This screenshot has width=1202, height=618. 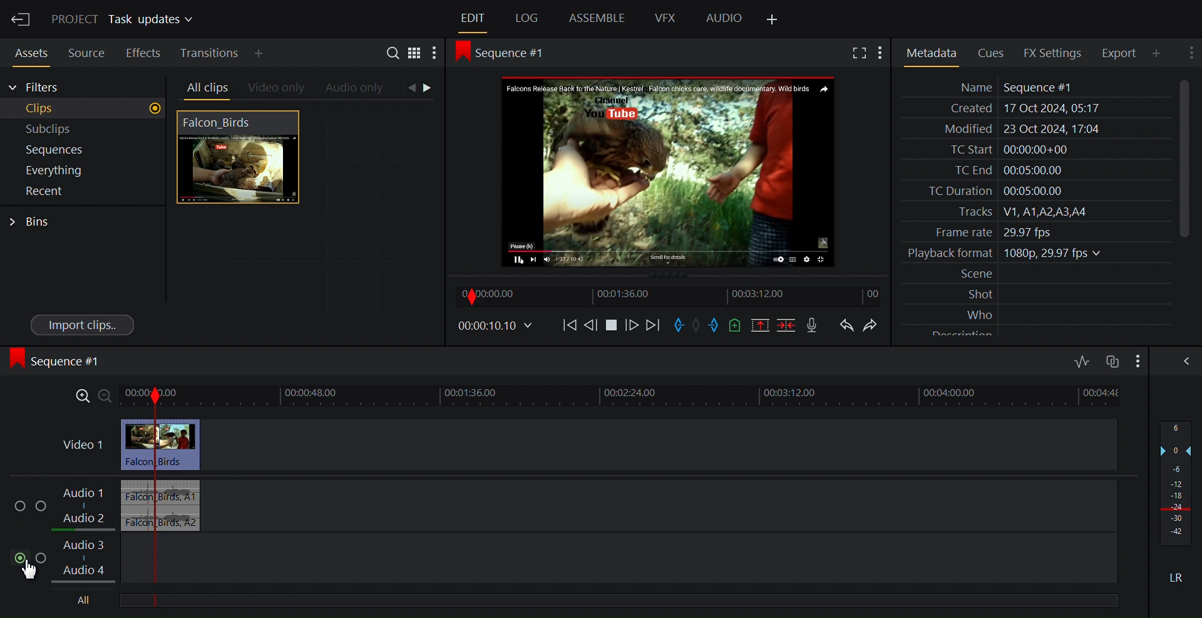 What do you see at coordinates (1189, 52) in the screenshot?
I see `Show settings menu` at bounding box center [1189, 52].